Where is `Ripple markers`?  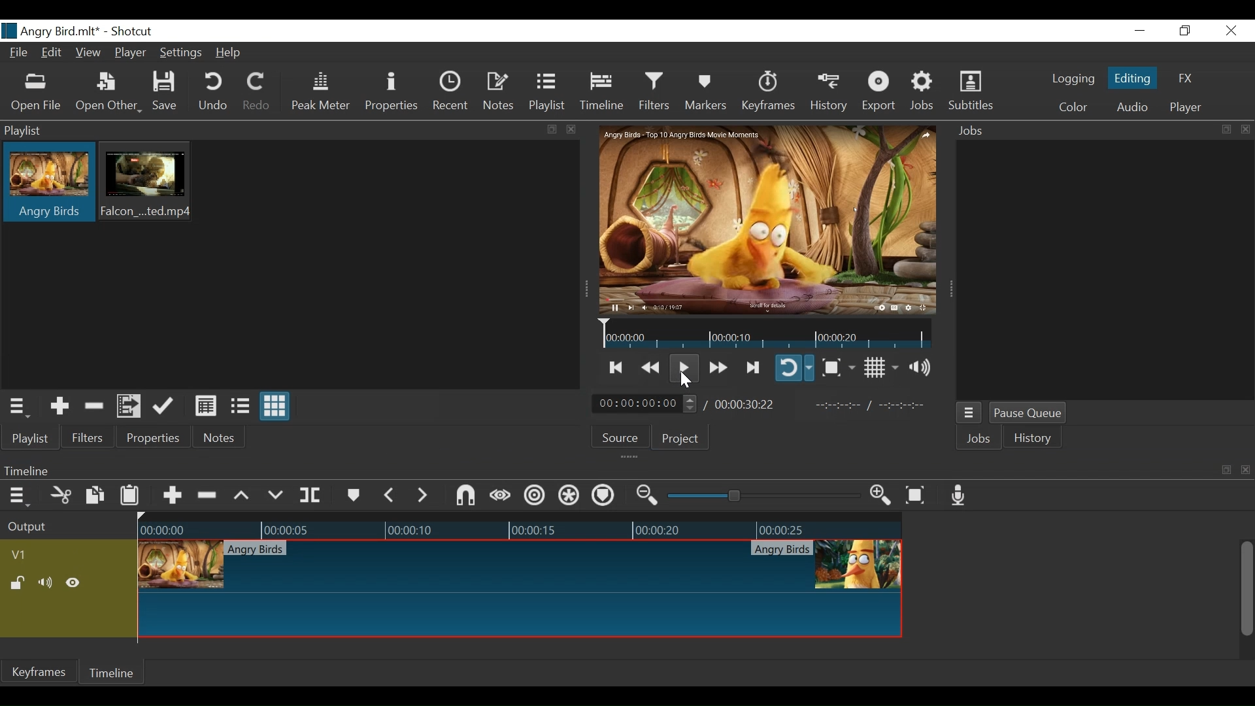
Ripple markers is located at coordinates (603, 497).